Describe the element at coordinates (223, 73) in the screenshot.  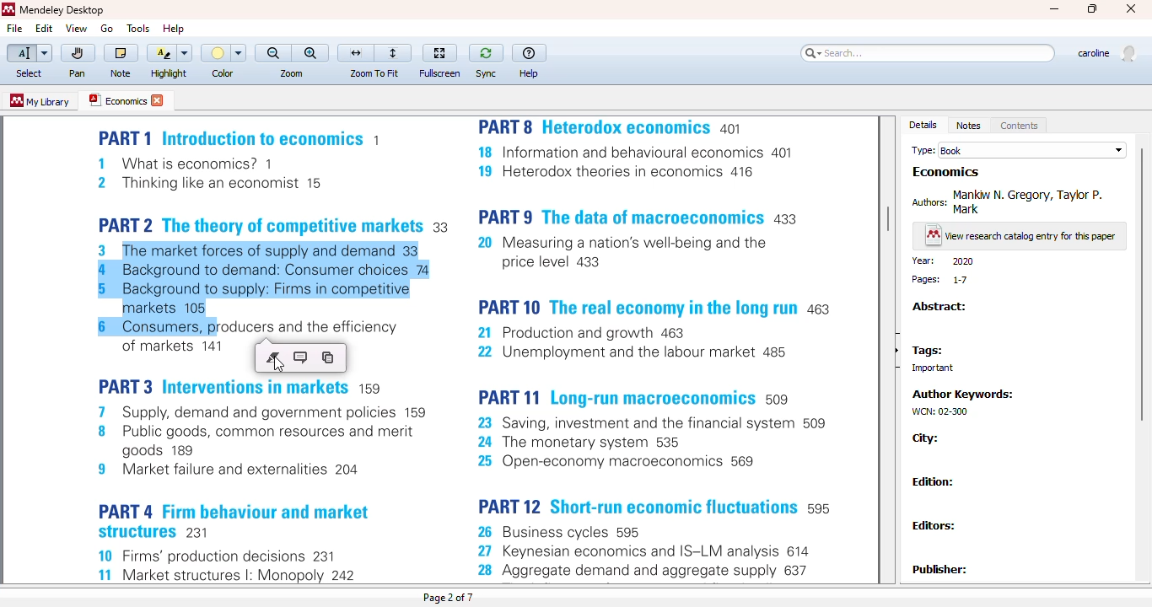
I see `color` at that location.